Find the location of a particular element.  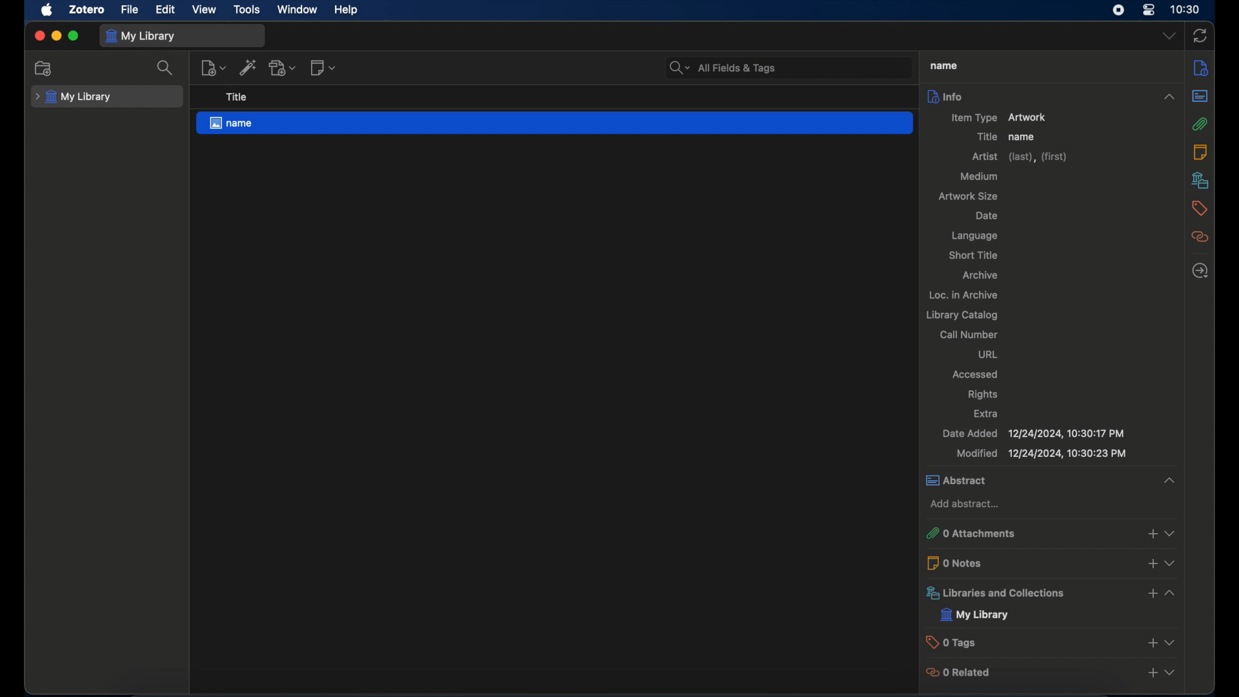

name is located at coordinates (554, 123).